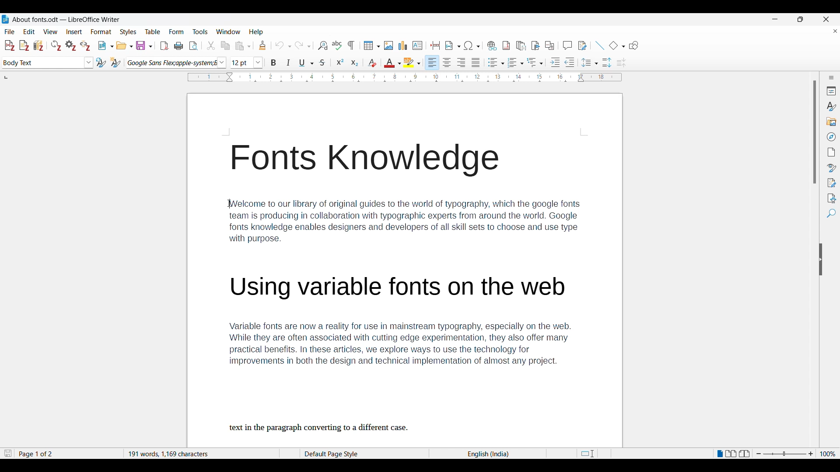 Image resolution: width=840 pixels, height=472 pixels. I want to click on Save, so click(144, 45).